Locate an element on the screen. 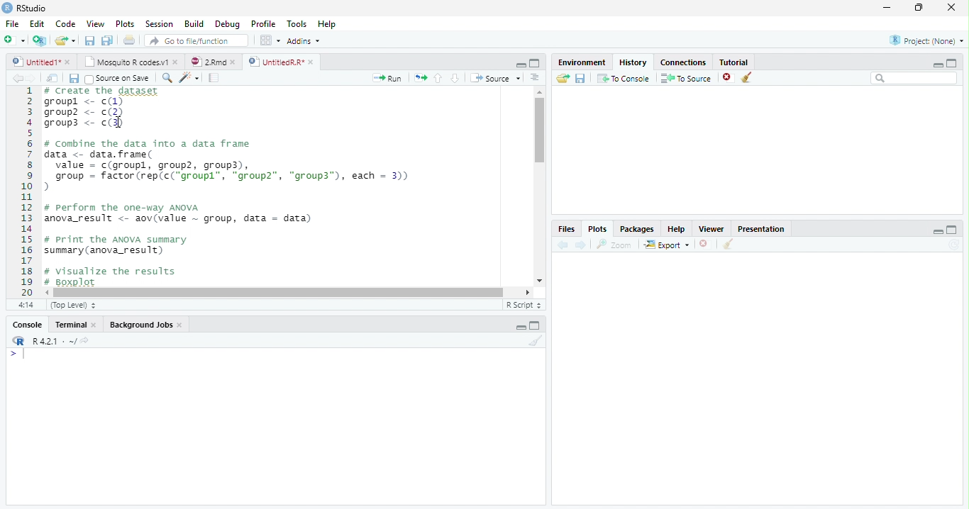 This screenshot has height=509, width=969. File is located at coordinates (11, 22).